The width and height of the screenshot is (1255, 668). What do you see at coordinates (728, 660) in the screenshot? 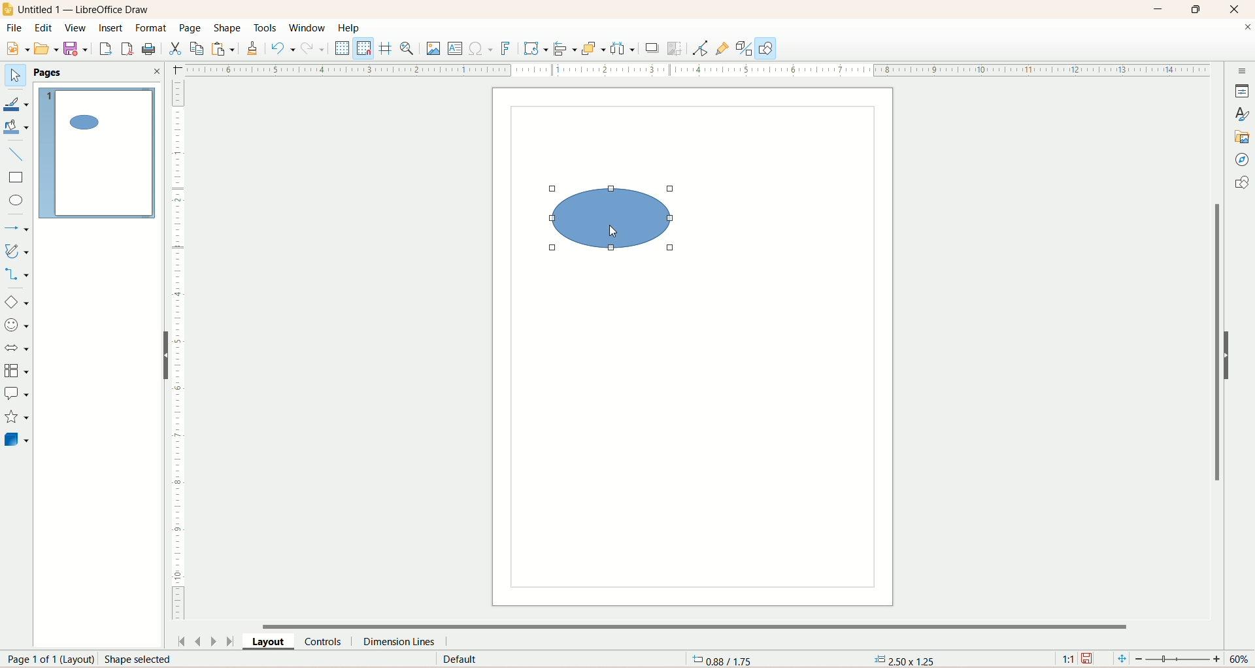
I see `coordinates` at bounding box center [728, 660].